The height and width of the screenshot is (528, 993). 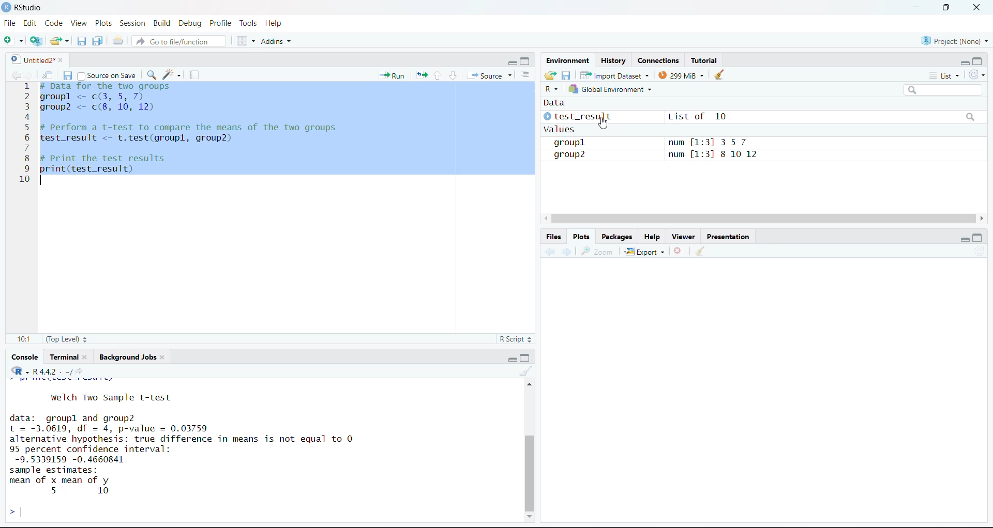 I want to click on save workspace as, so click(x=566, y=75).